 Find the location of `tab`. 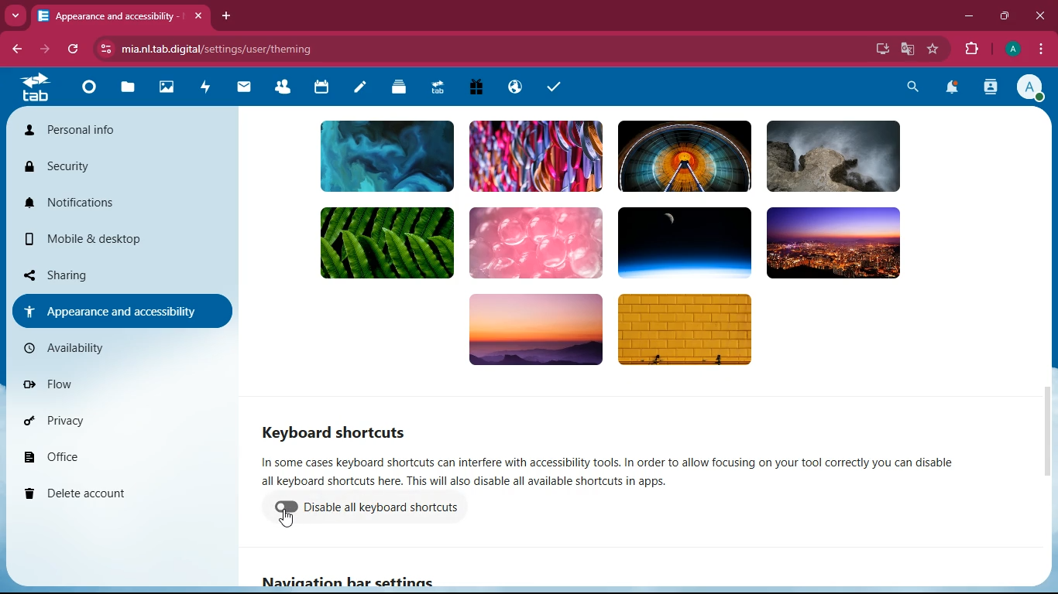

tab is located at coordinates (36, 87).